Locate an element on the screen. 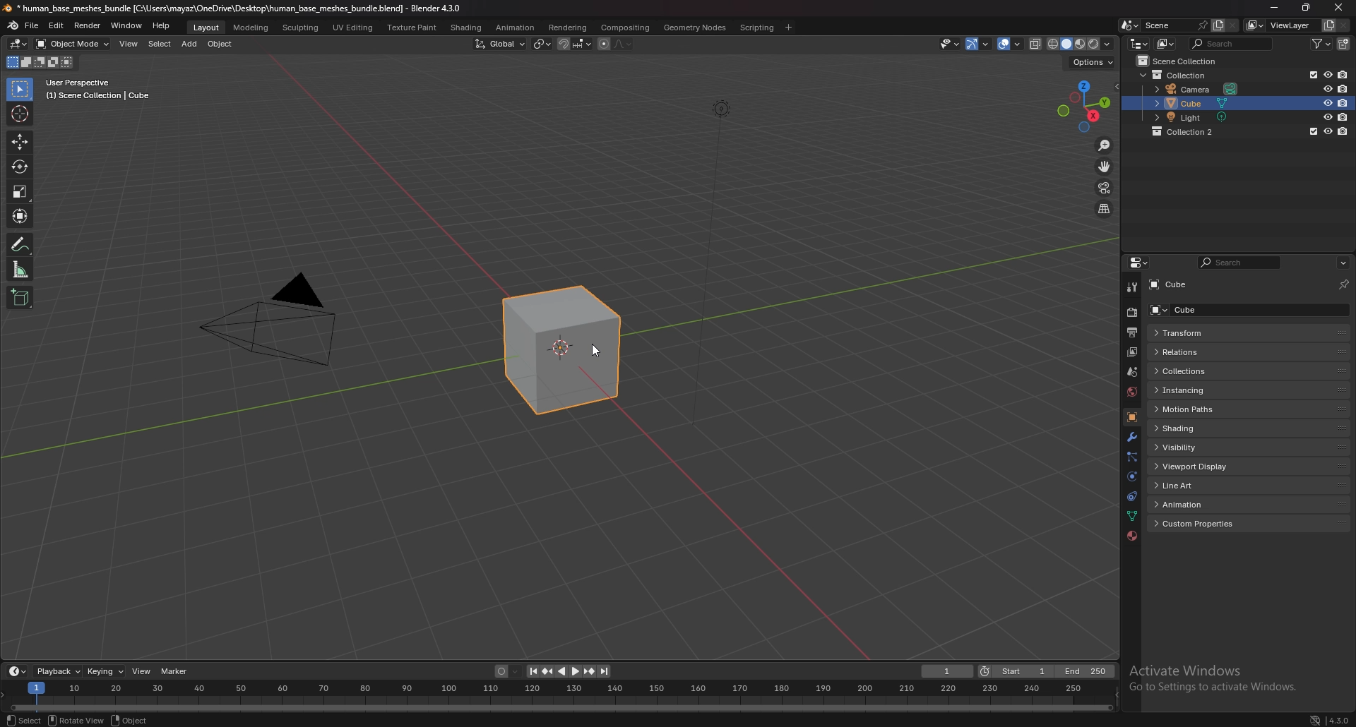 Image resolution: width=1356 pixels, height=727 pixels. tool is located at coordinates (1133, 287).